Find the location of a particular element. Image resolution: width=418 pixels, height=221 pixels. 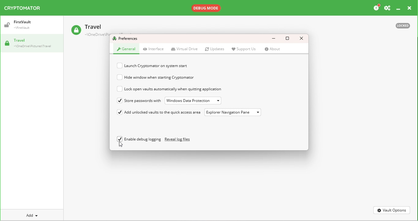

Interface is located at coordinates (154, 49).